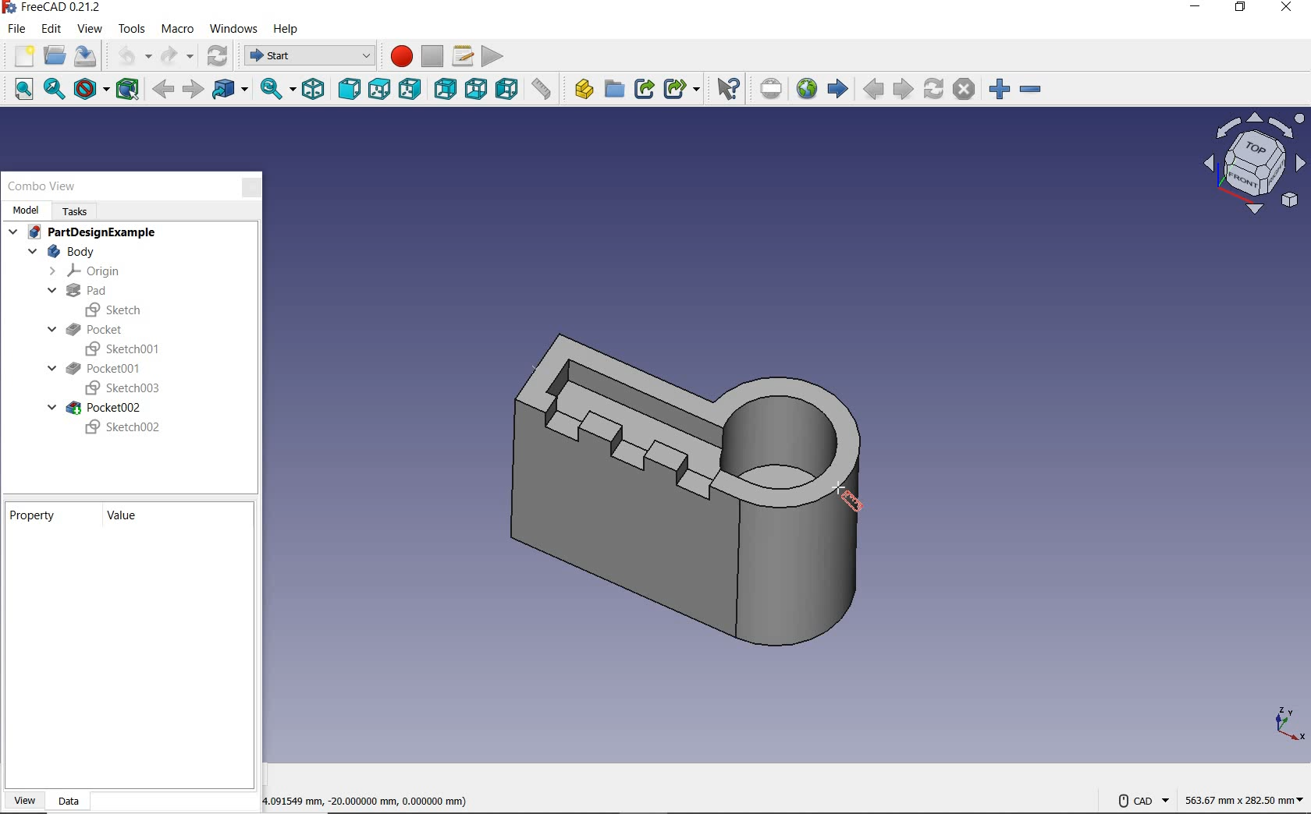 This screenshot has width=1311, height=814. Describe the element at coordinates (680, 90) in the screenshot. I see `make sub-link` at that location.